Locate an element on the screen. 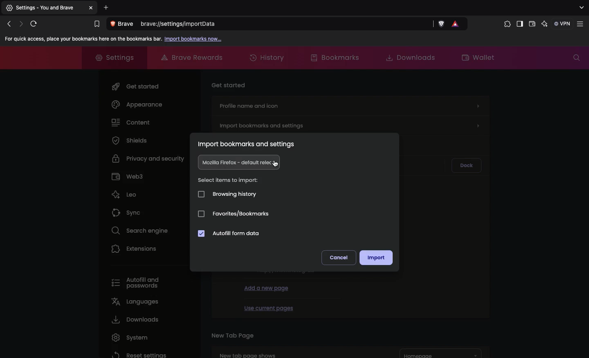 The height and width of the screenshot is (358, 589). Downloads is located at coordinates (134, 319).